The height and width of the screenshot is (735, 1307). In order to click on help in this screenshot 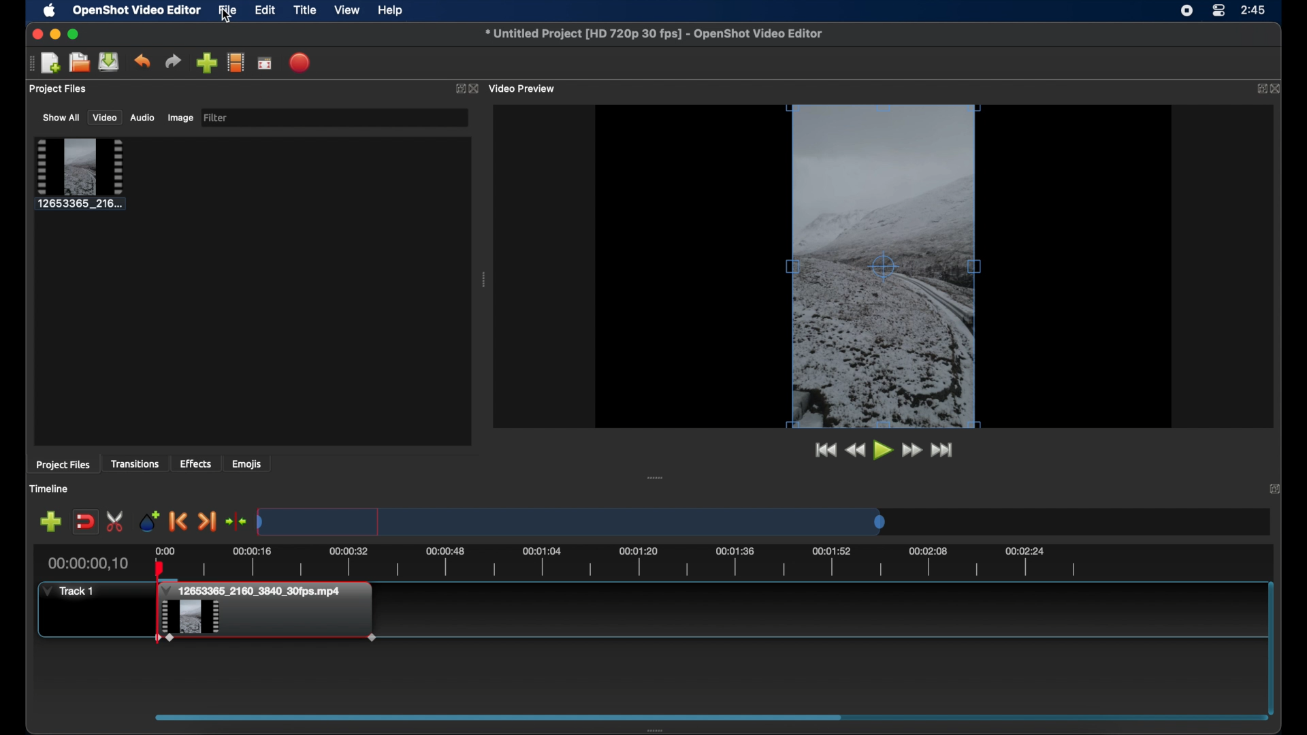, I will do `click(392, 10)`.